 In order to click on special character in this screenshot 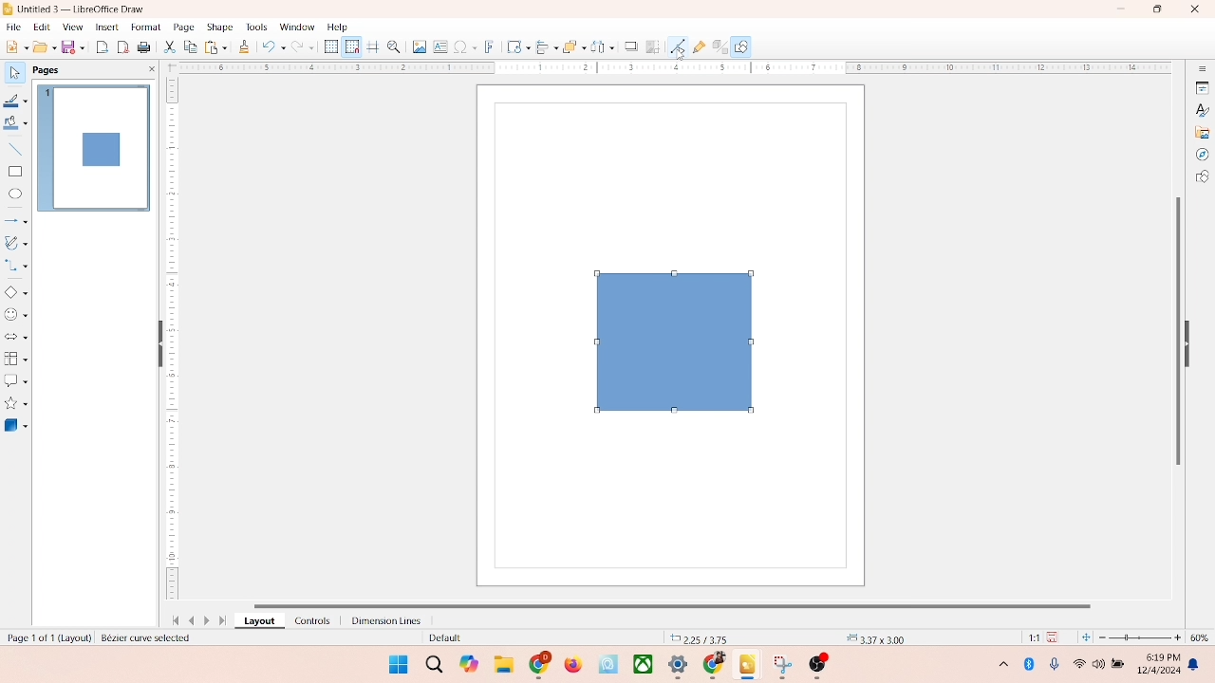, I will do `click(465, 46)`.